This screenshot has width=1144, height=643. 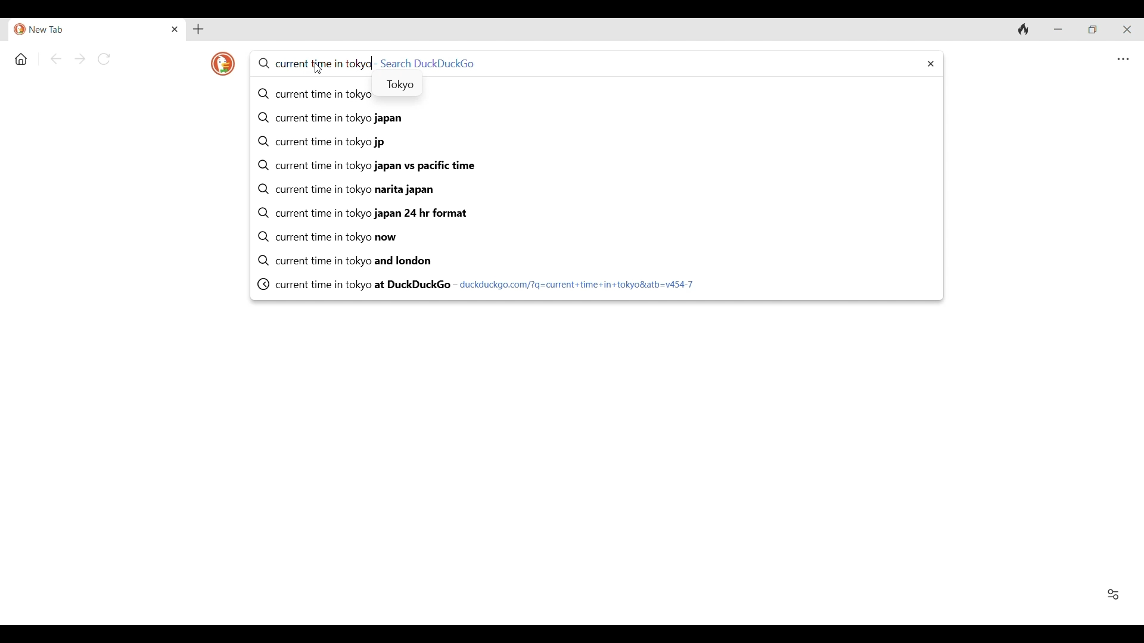 What do you see at coordinates (1123, 59) in the screenshot?
I see `Browser settings` at bounding box center [1123, 59].